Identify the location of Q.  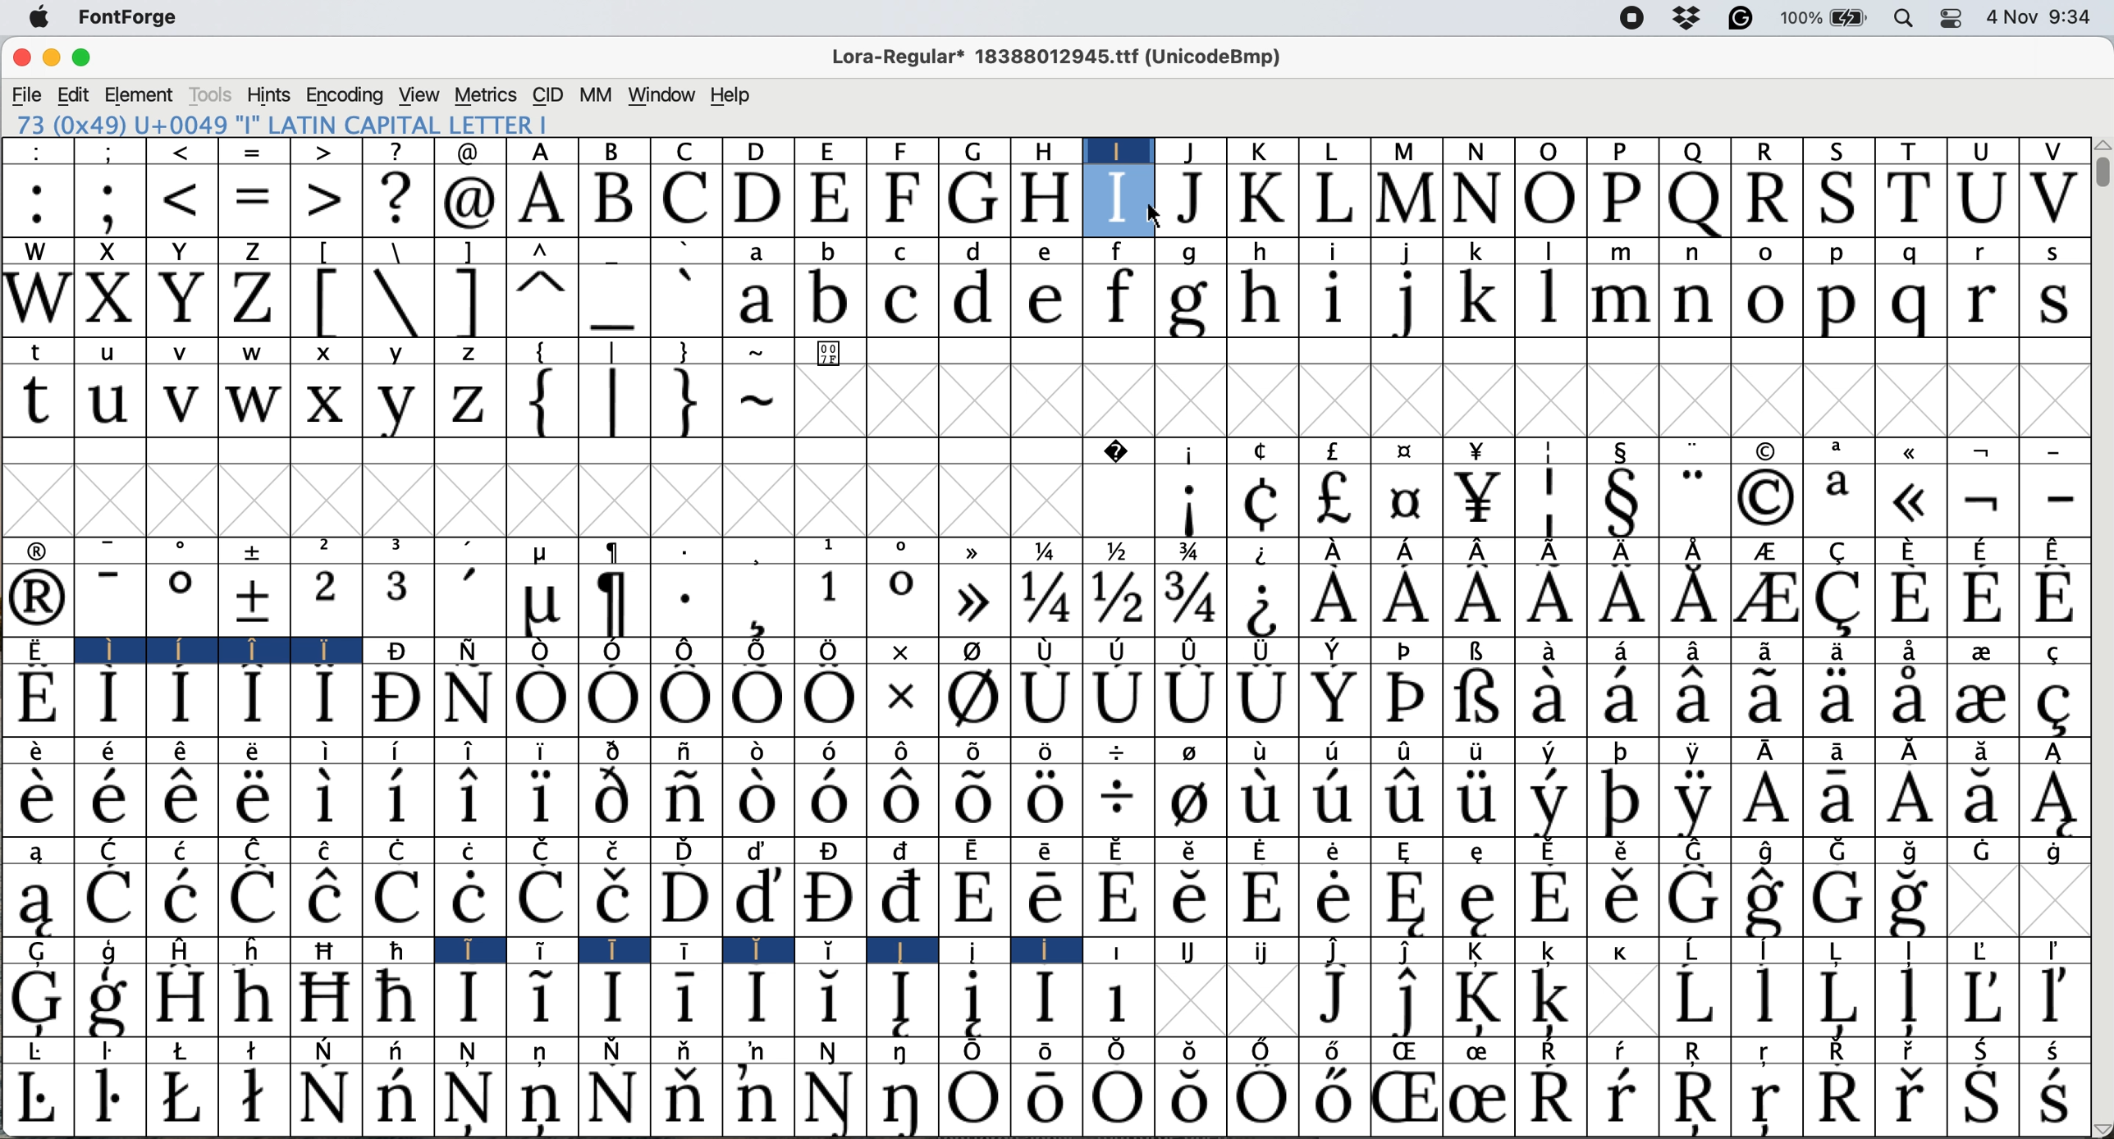
(1695, 203).